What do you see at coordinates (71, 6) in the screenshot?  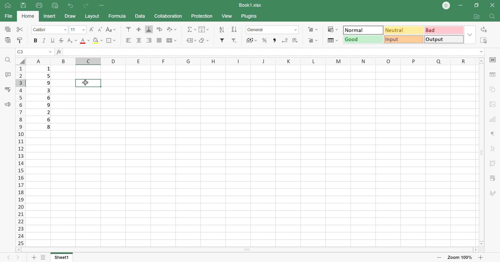 I see `Undo` at bounding box center [71, 6].